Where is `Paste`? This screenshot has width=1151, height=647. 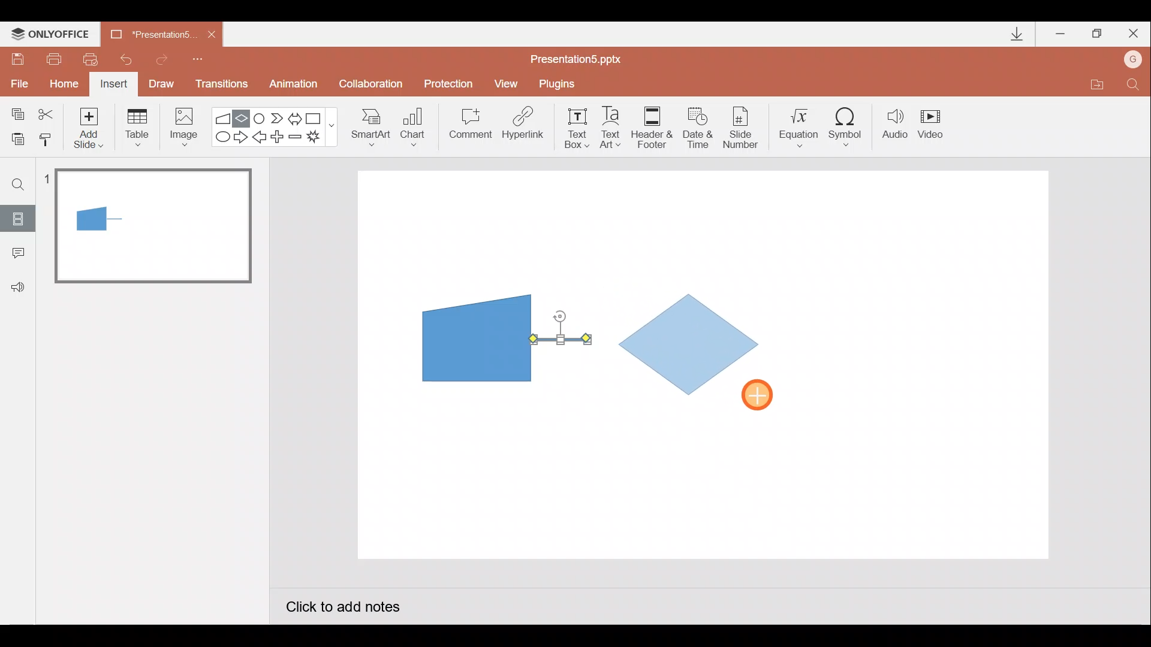
Paste is located at coordinates (14, 138).